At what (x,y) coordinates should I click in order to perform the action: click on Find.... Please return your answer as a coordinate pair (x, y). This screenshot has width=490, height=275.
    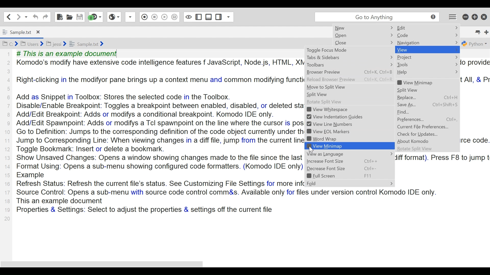
    Looking at the image, I should click on (411, 112).